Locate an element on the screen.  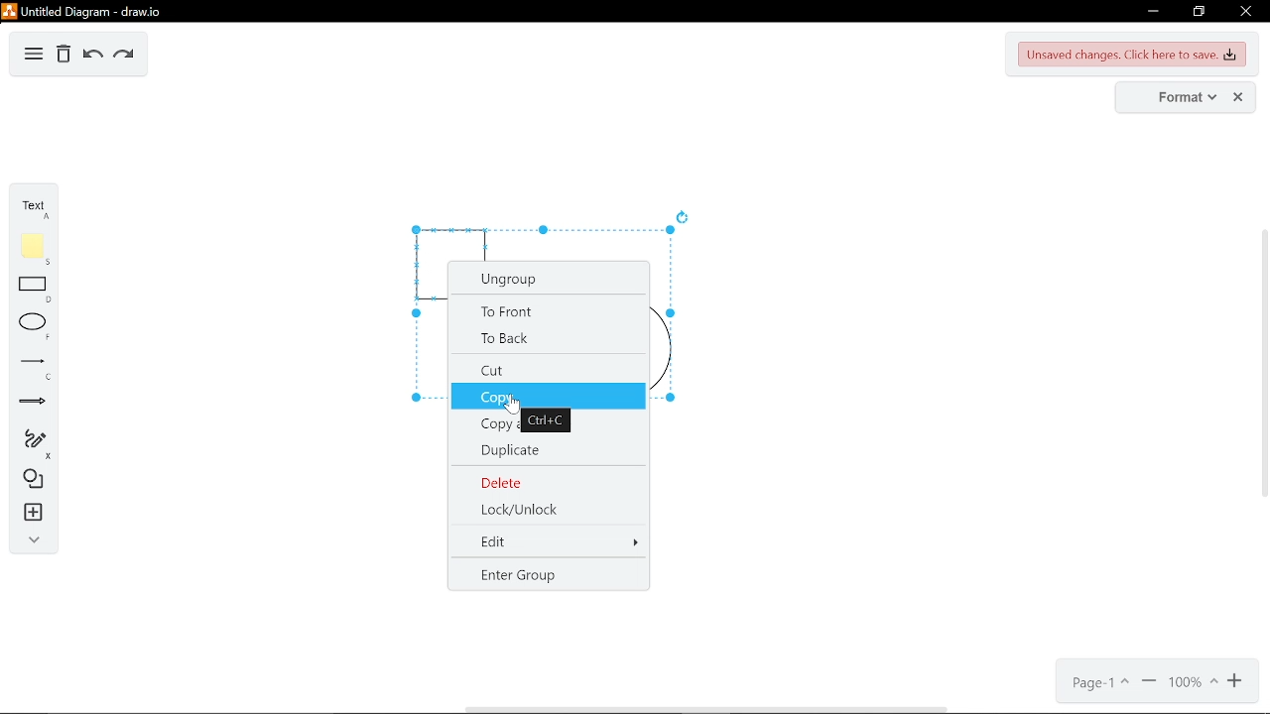
untitled diagram - draw.io is located at coordinates (83, 10).